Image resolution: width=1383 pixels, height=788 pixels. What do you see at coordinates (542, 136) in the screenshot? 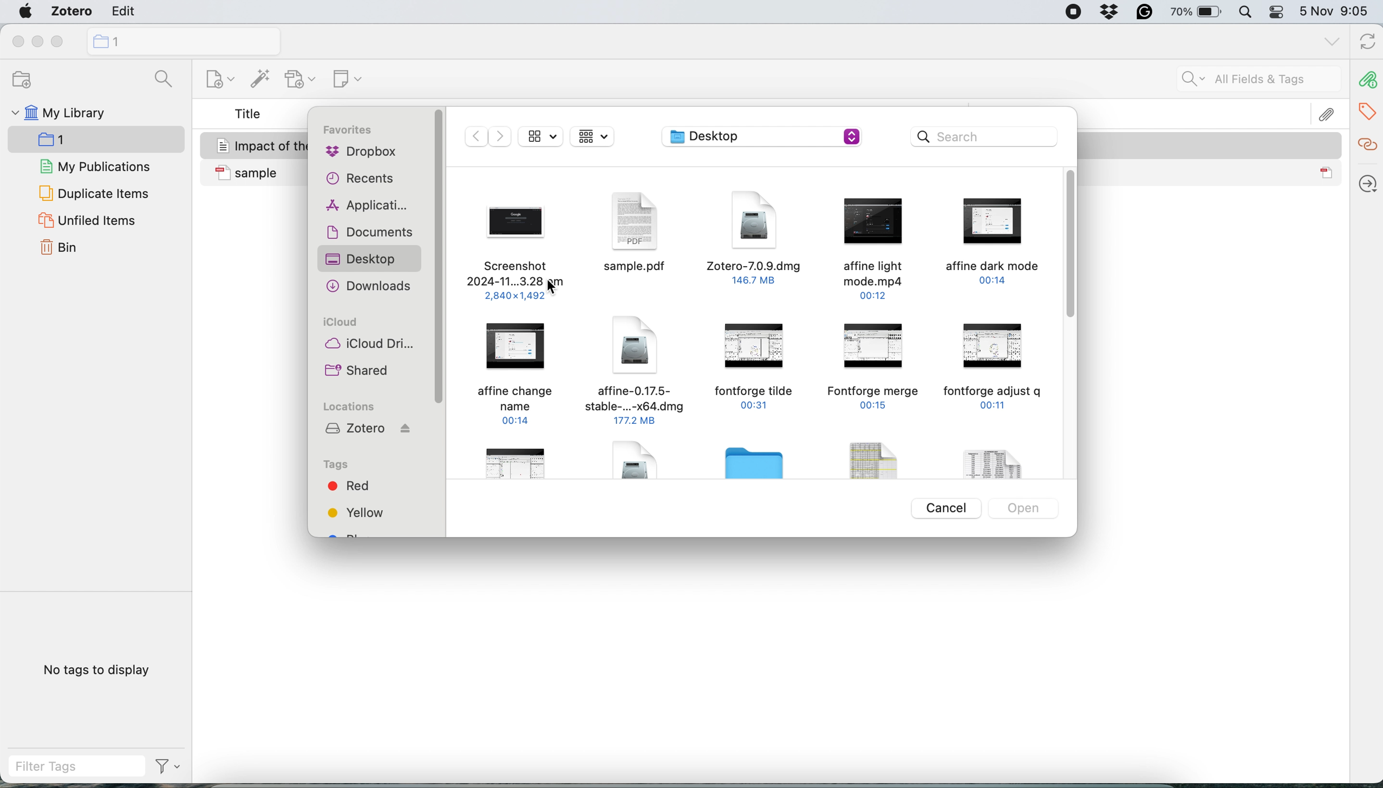
I see `display as` at bounding box center [542, 136].